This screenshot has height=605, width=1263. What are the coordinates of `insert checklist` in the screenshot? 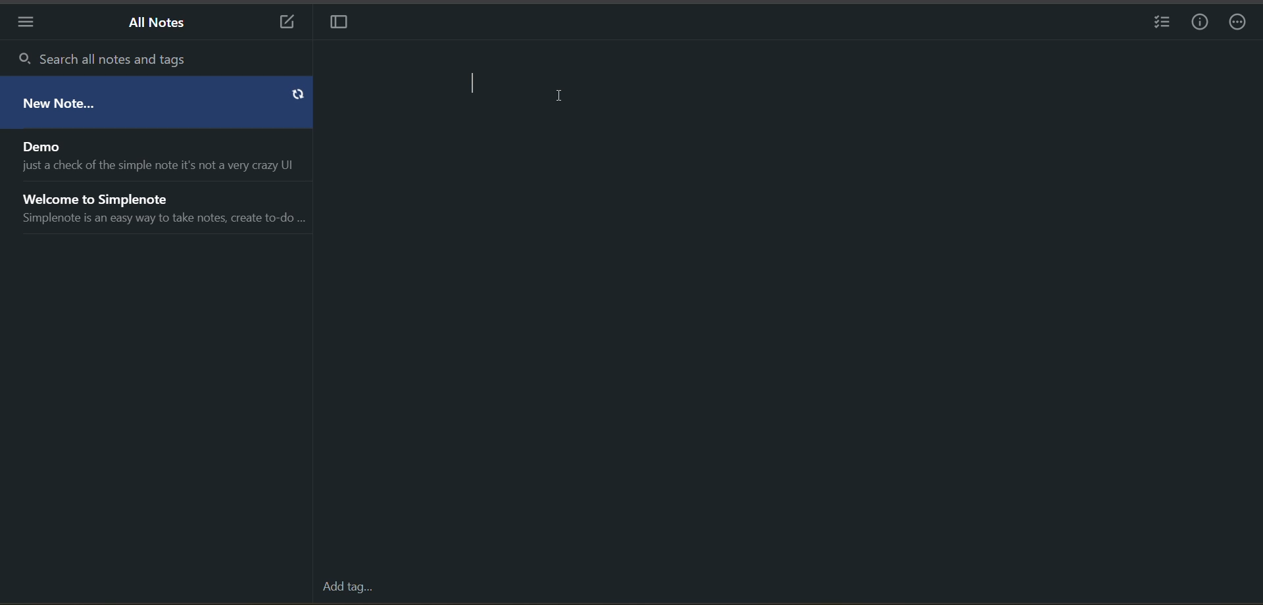 It's located at (1158, 24).